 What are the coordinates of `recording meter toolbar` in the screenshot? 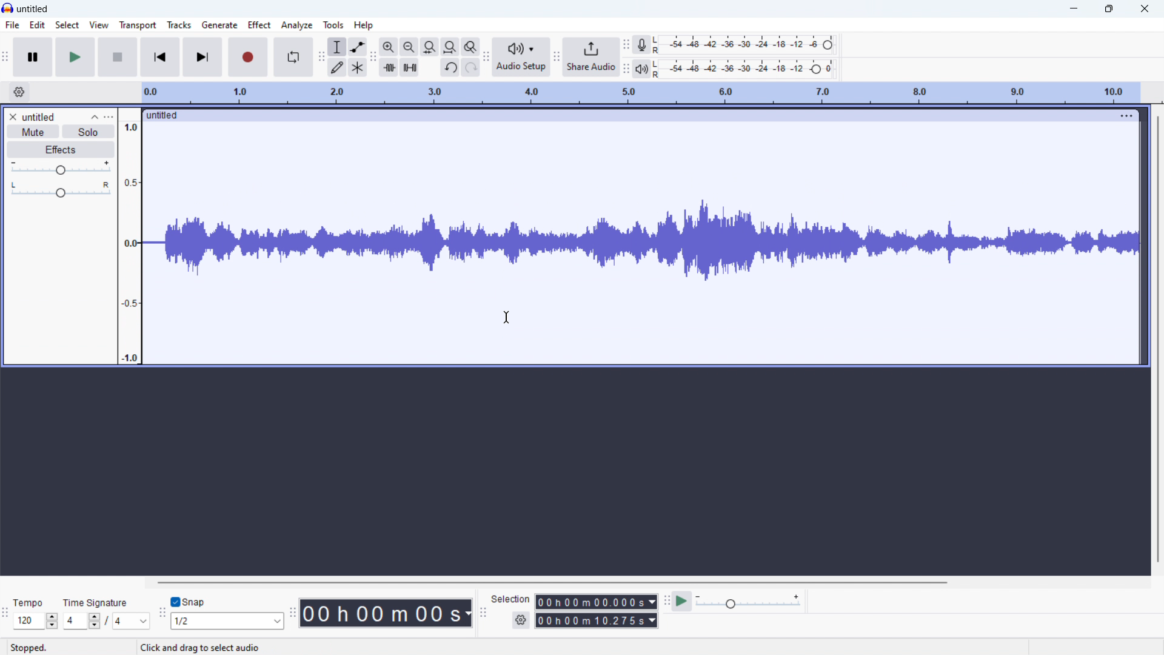 It's located at (627, 45).